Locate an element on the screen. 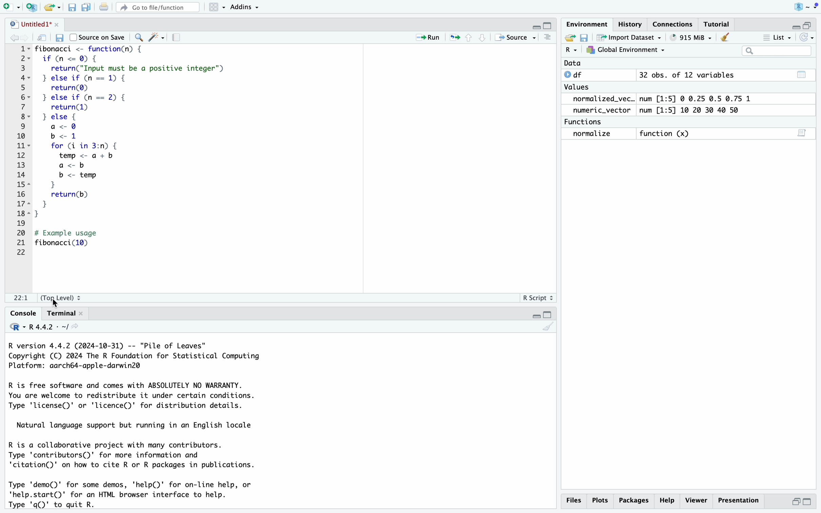  compile report is located at coordinates (176, 38).